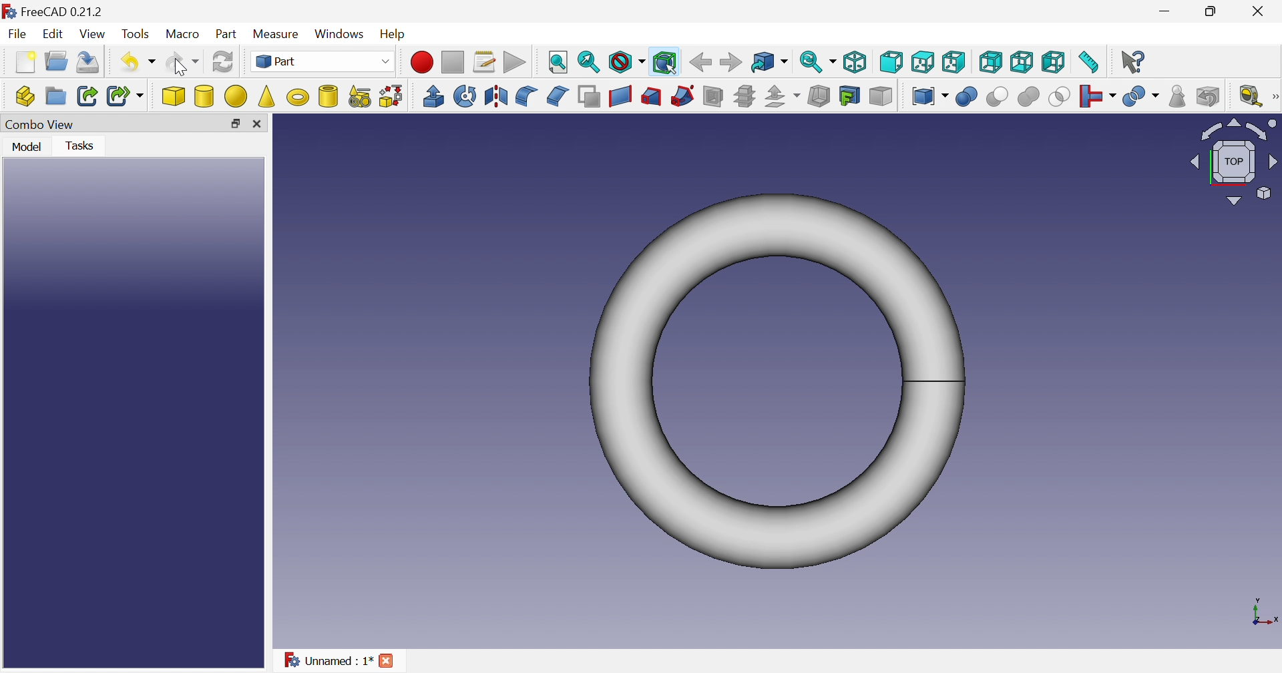 This screenshot has width=1282, height=673. I want to click on Part, so click(228, 34).